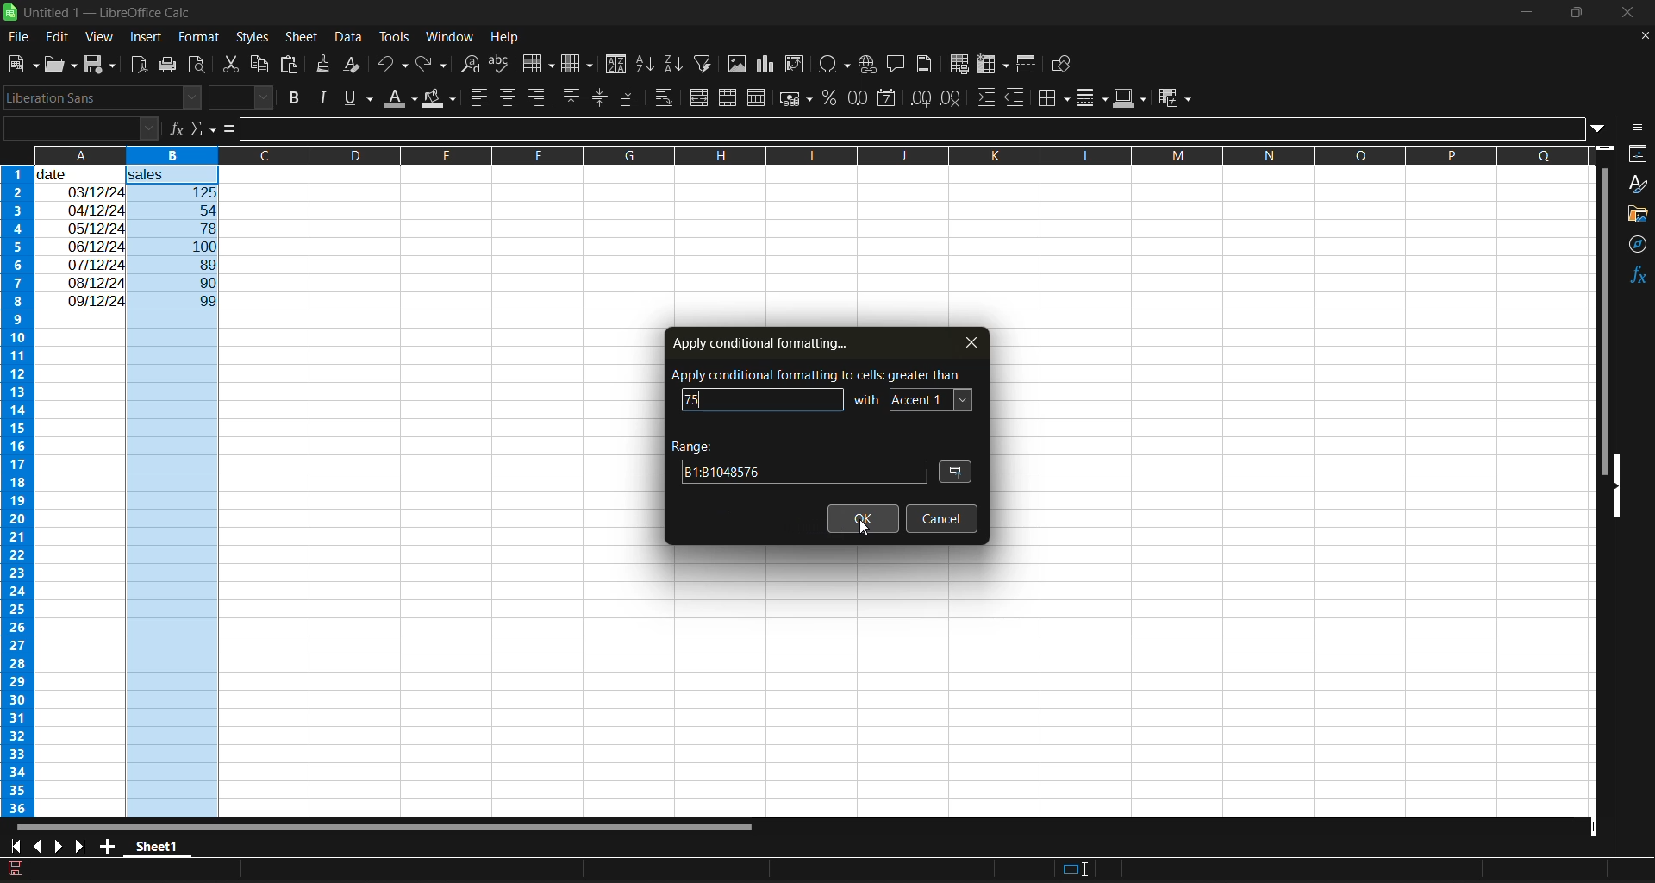  I want to click on close, so click(1638, 14).